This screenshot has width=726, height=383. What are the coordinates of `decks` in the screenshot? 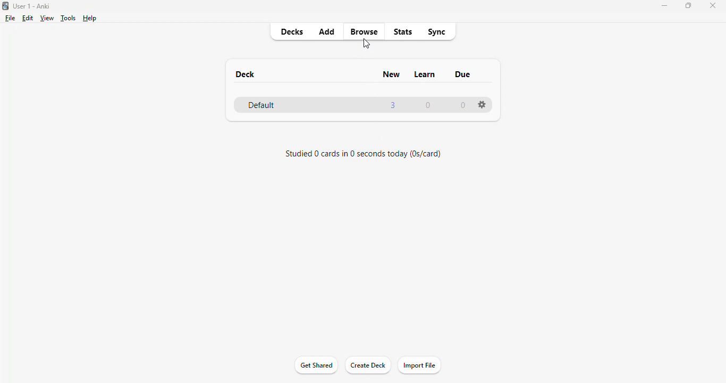 It's located at (291, 31).